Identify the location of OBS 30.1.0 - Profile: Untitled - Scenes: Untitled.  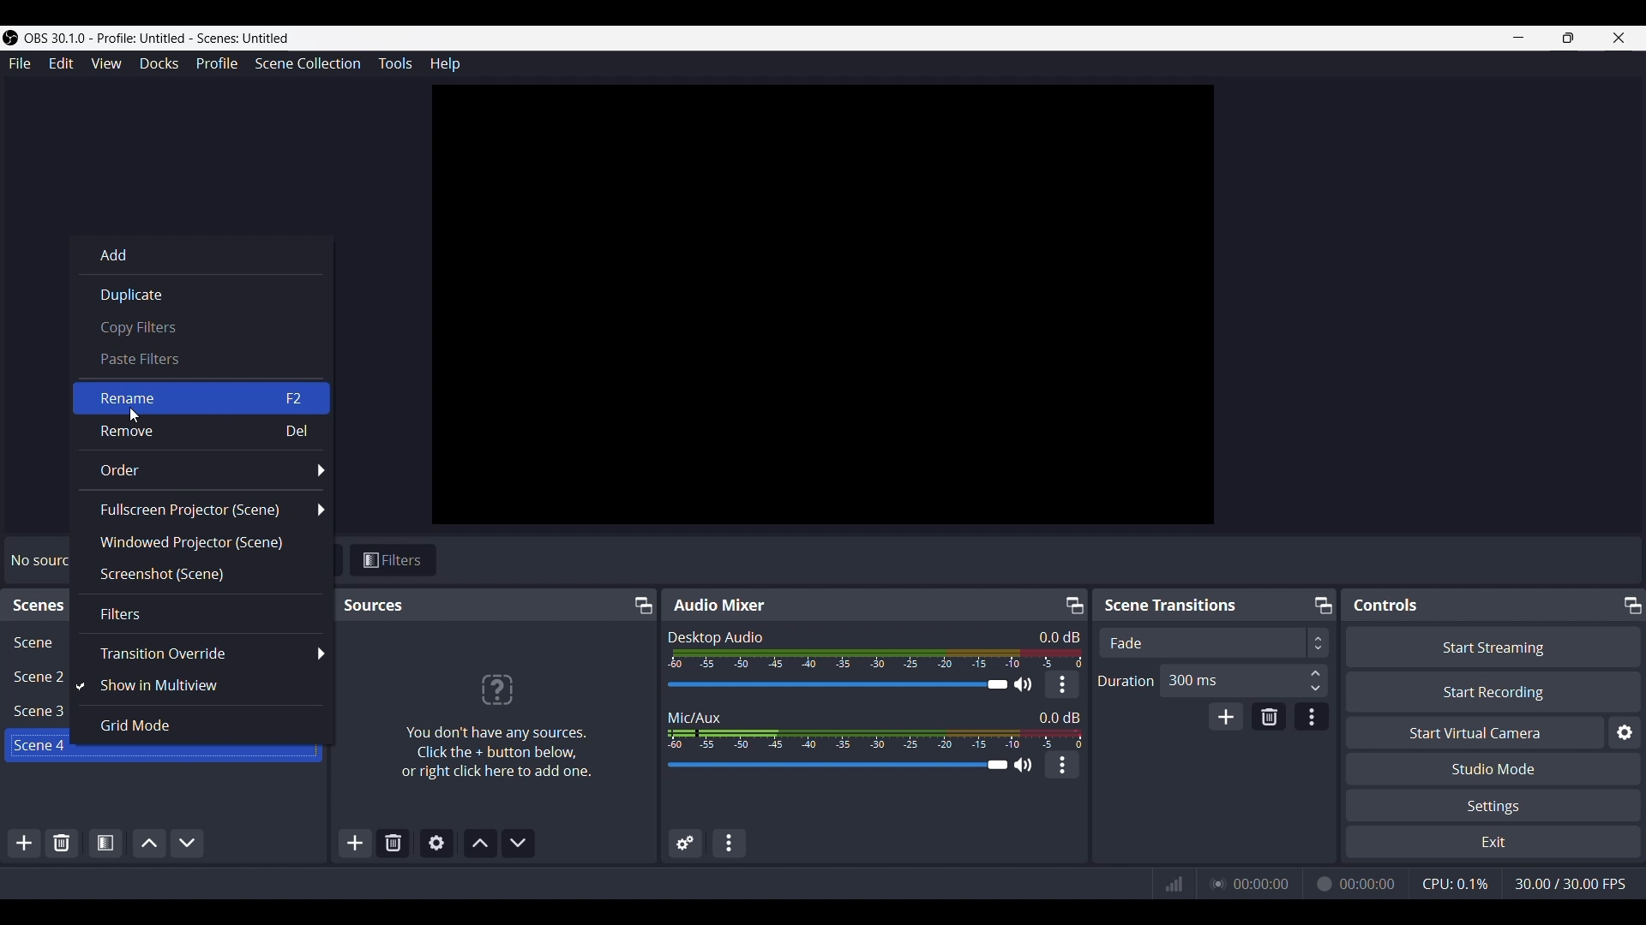
(148, 38).